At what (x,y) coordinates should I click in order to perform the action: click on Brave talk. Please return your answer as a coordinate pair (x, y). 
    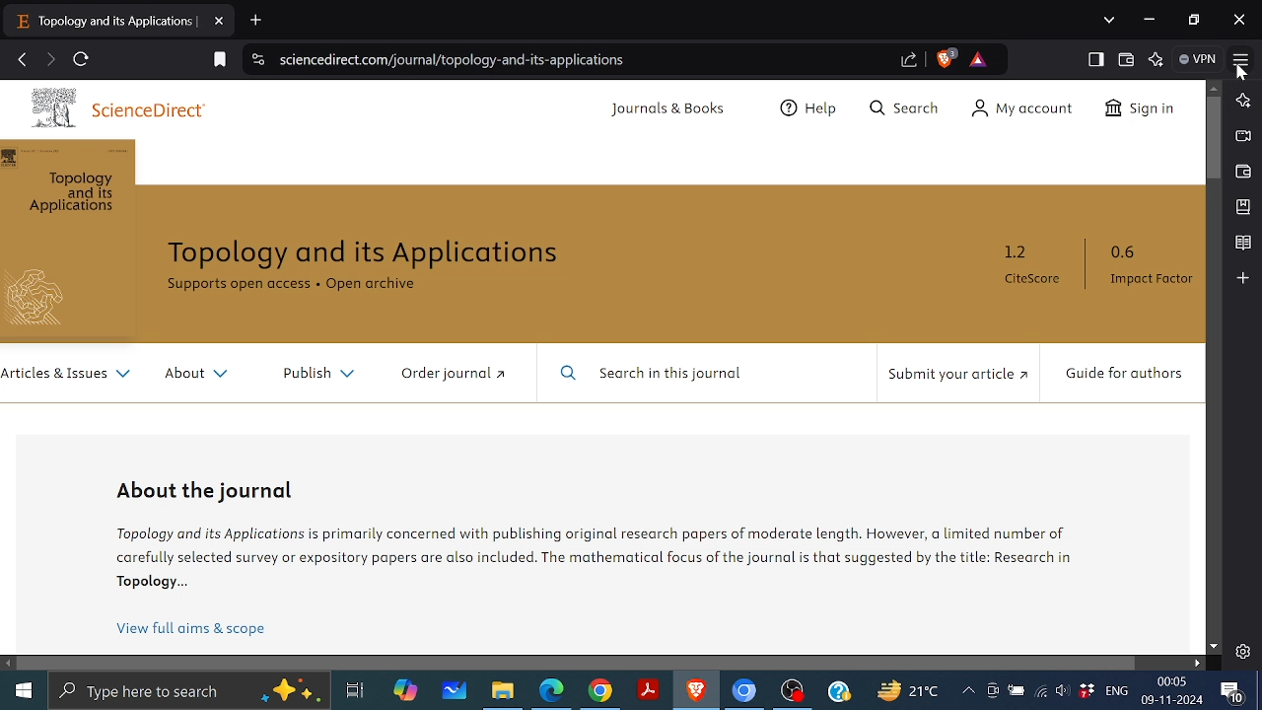
    Looking at the image, I should click on (1245, 135).